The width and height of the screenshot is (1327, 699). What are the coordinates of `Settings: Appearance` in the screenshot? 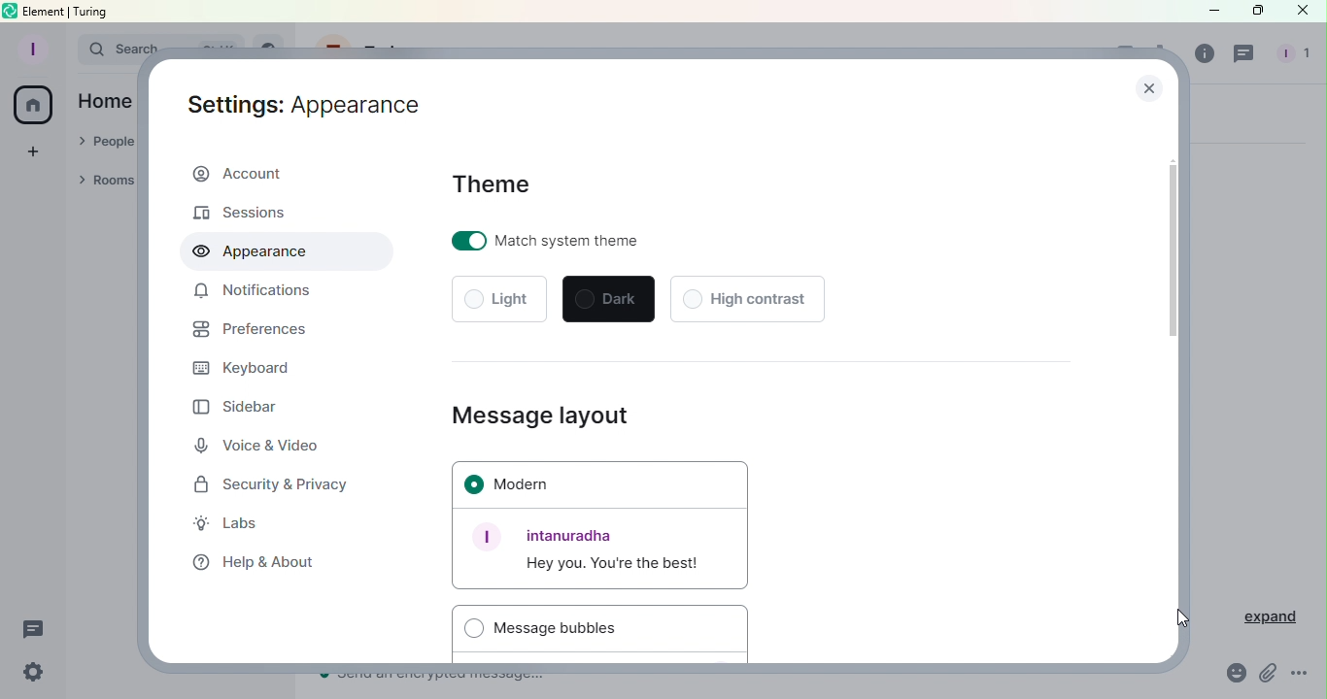 It's located at (305, 101).